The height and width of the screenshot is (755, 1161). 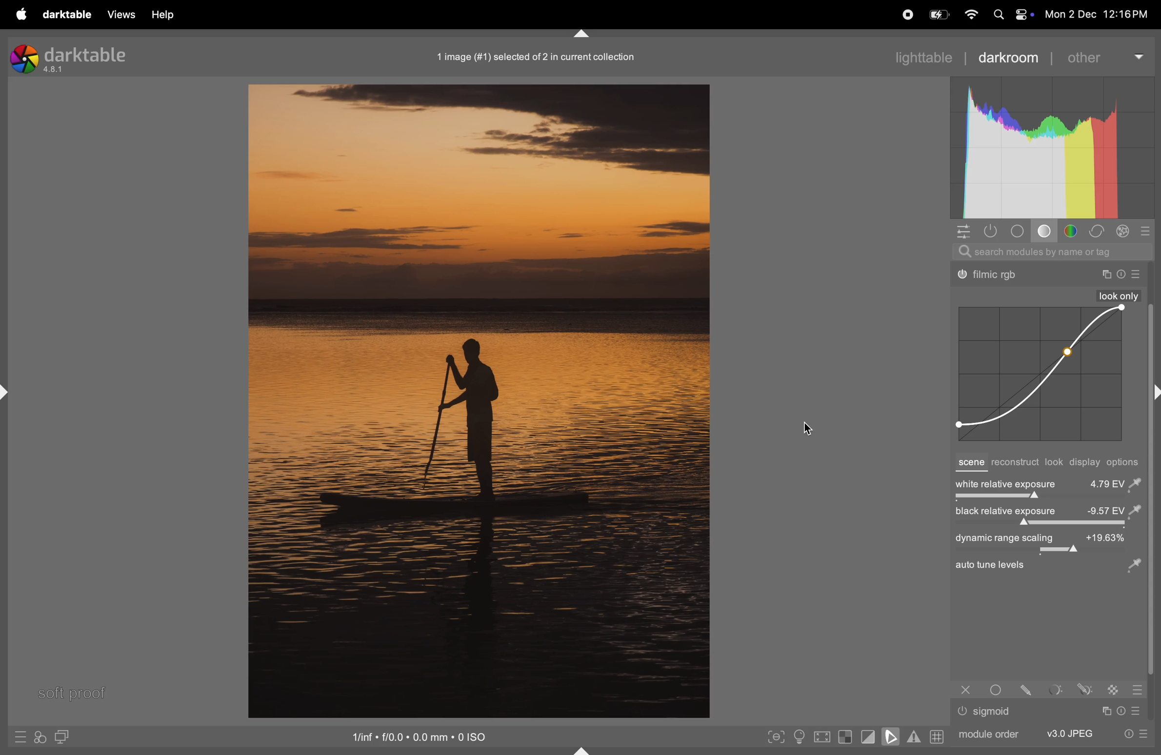 I want to click on grid, so click(x=936, y=736).